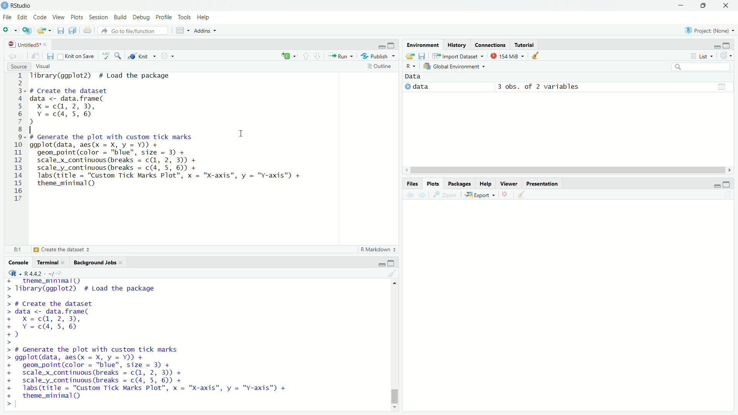 This screenshot has height=415, width=738. I want to click on insert a code chunk, so click(288, 55).